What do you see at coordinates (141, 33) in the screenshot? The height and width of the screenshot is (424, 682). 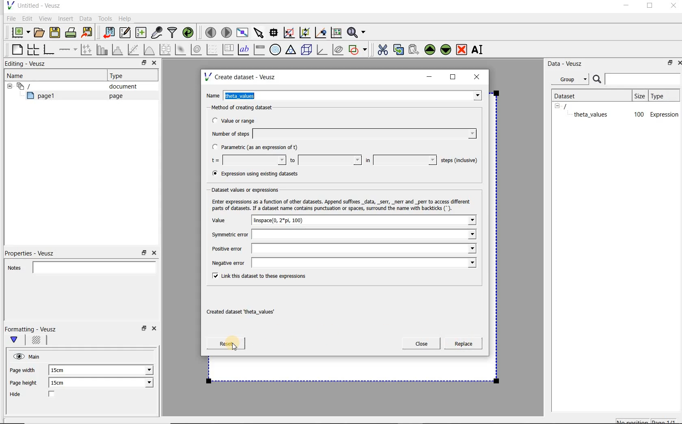 I see `create new datasets using ranges, parametrically or as functions of existing datasets` at bounding box center [141, 33].